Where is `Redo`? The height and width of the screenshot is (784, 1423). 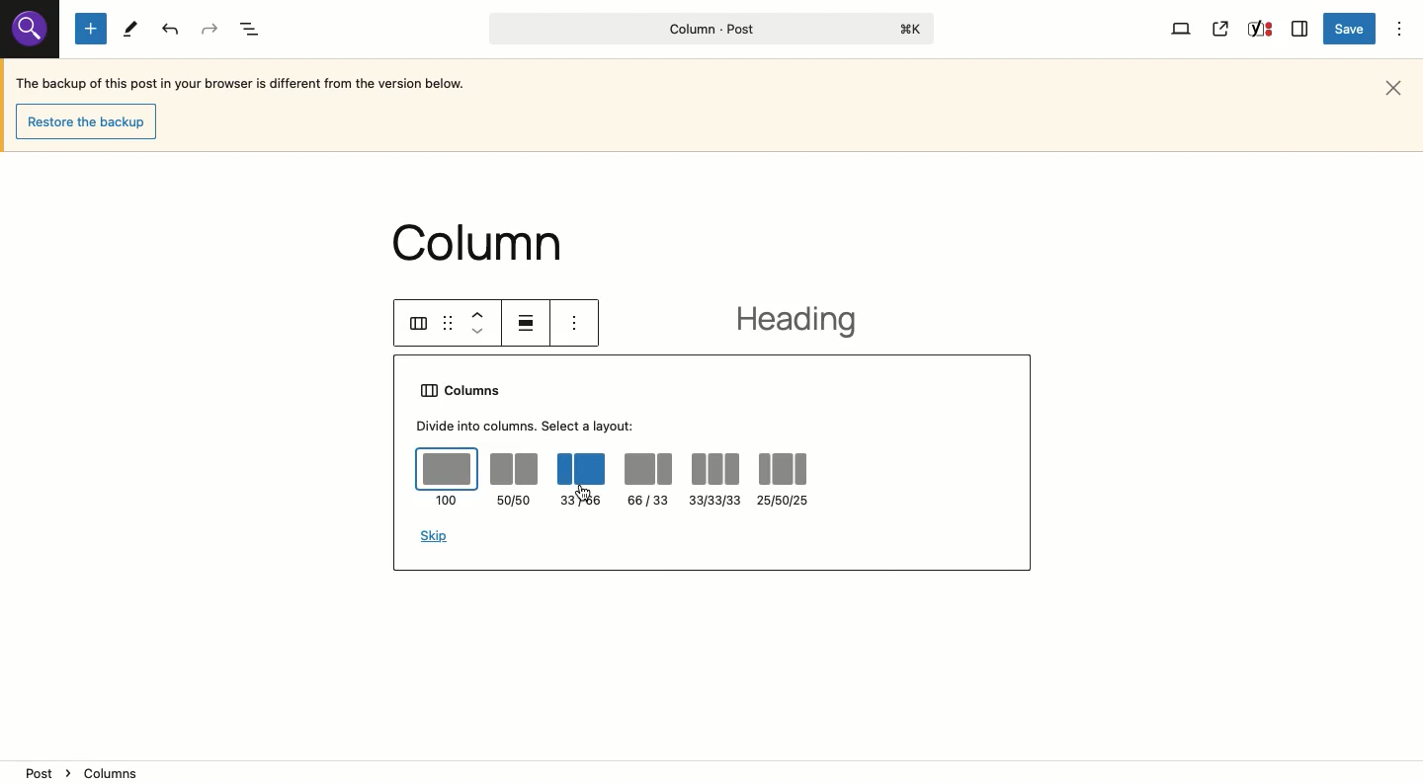
Redo is located at coordinates (210, 30).